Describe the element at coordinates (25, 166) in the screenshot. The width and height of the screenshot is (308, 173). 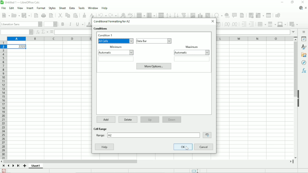
I see `Add sheet` at that location.